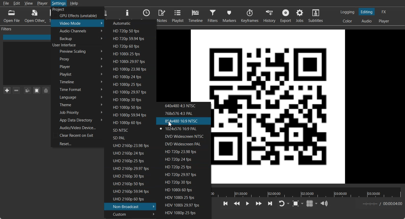 The height and width of the screenshot is (219, 405). What do you see at coordinates (385, 12) in the screenshot?
I see `Switch to the effect only layout` at bounding box center [385, 12].